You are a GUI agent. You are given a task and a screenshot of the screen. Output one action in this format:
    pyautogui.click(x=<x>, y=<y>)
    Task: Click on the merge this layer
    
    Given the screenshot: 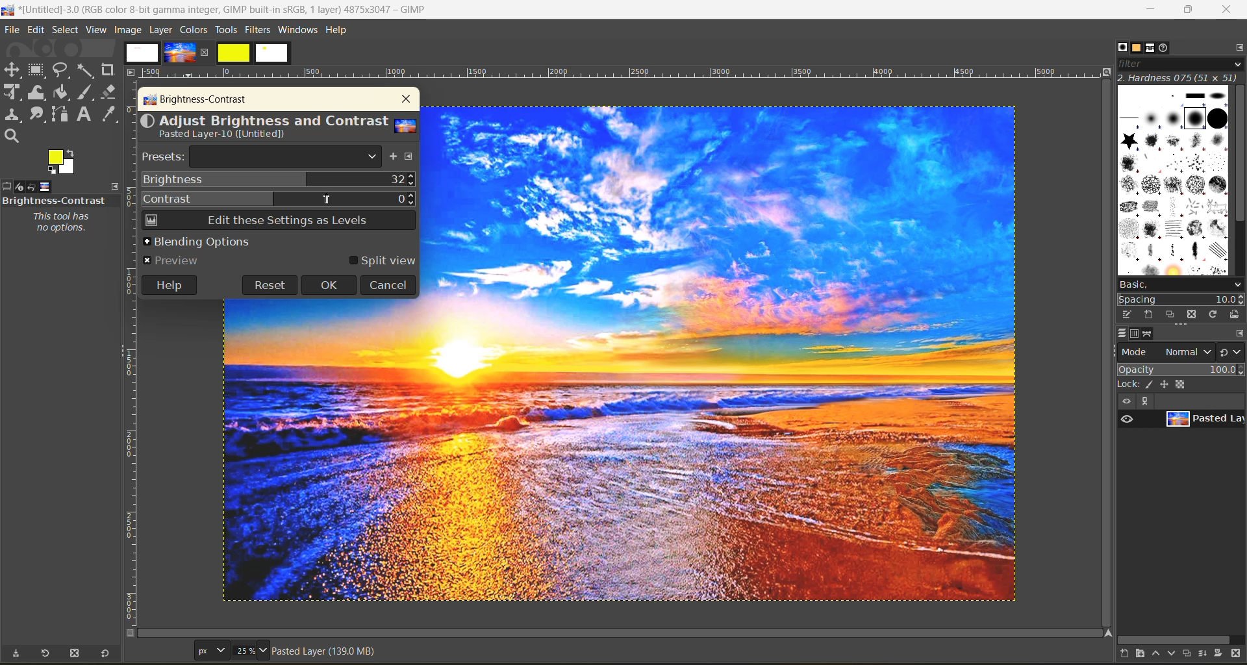 What is the action you would take?
    pyautogui.click(x=1208, y=655)
    